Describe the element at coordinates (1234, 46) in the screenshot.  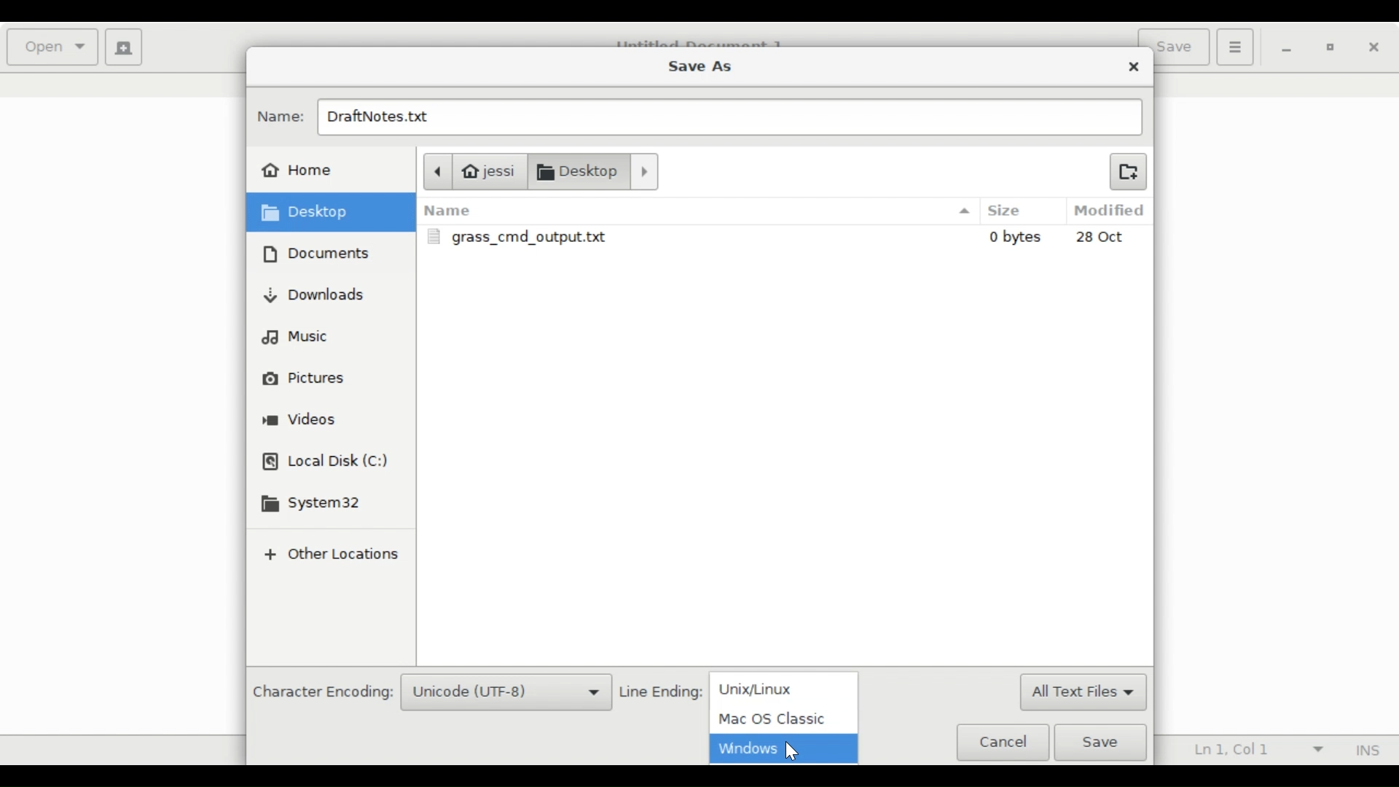
I see `Application menu` at that location.